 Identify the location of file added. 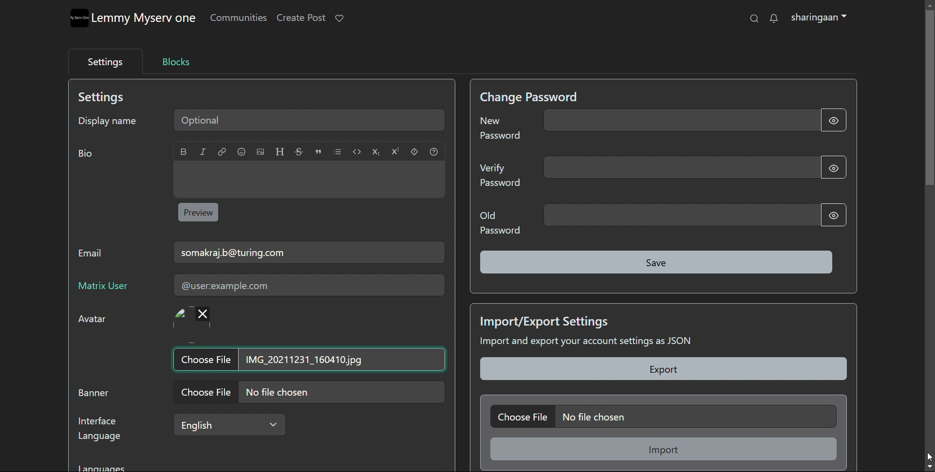
(347, 358).